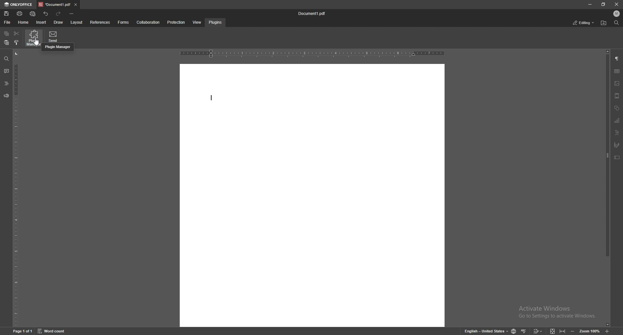 The image size is (623, 335). Describe the element at coordinates (526, 331) in the screenshot. I see `spell check` at that location.